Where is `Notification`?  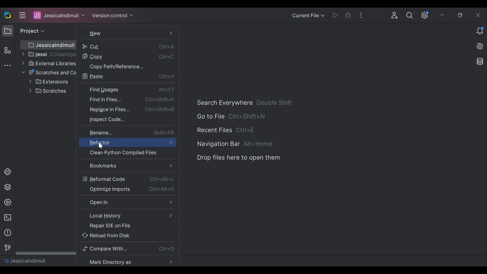
Notification is located at coordinates (480, 31).